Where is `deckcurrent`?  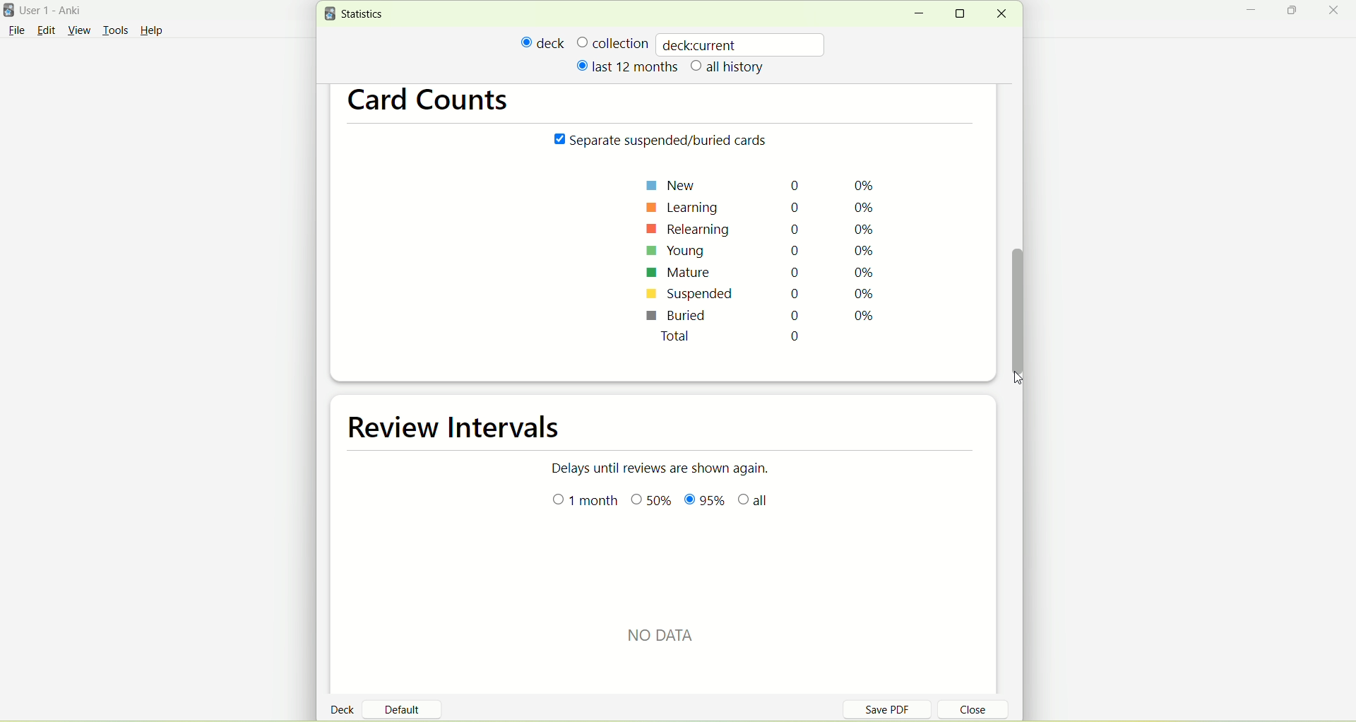
deckcurrent is located at coordinates (742, 44).